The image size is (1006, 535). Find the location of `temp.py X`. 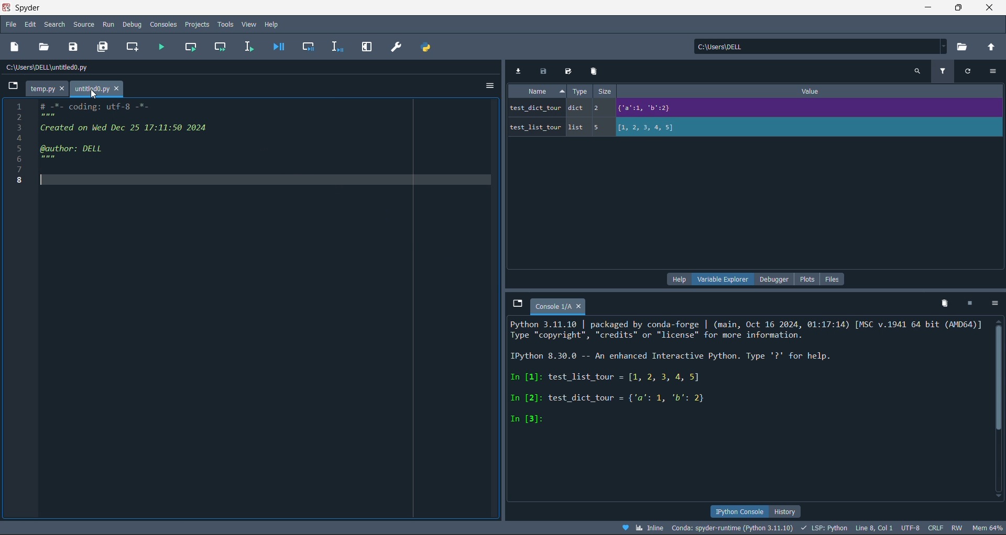

temp.py X is located at coordinates (46, 87).